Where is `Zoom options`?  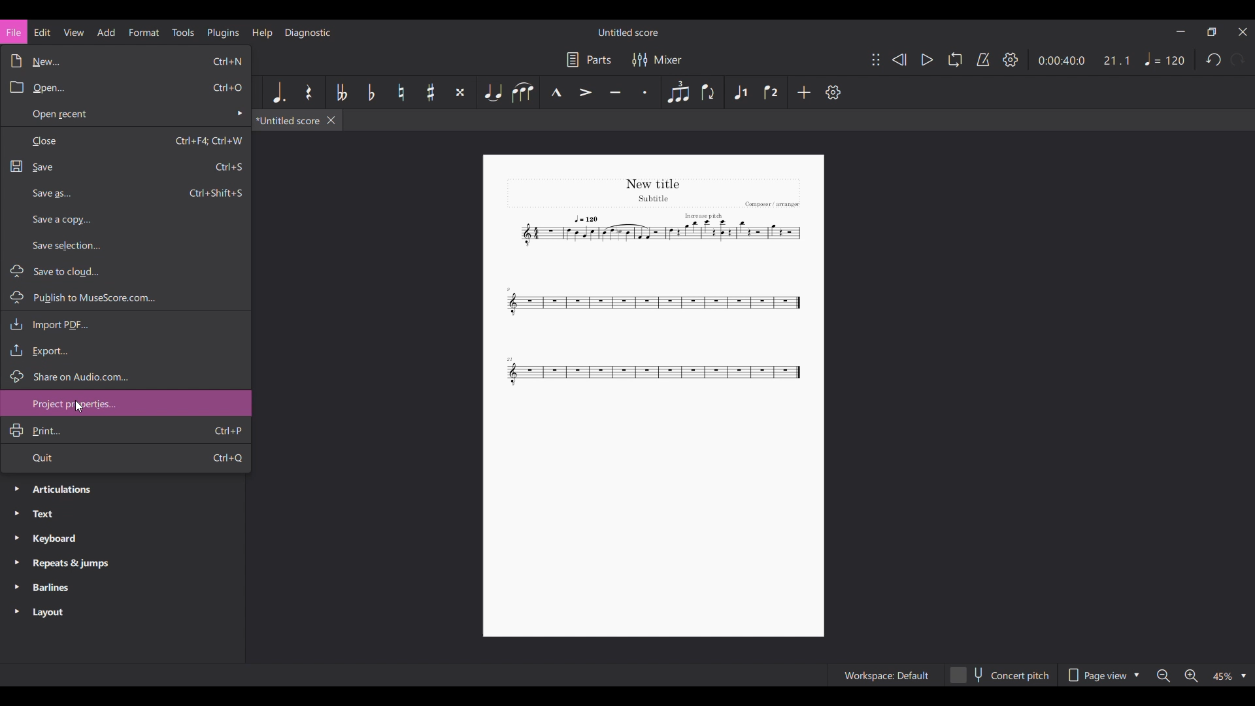
Zoom options is located at coordinates (1229, 676).